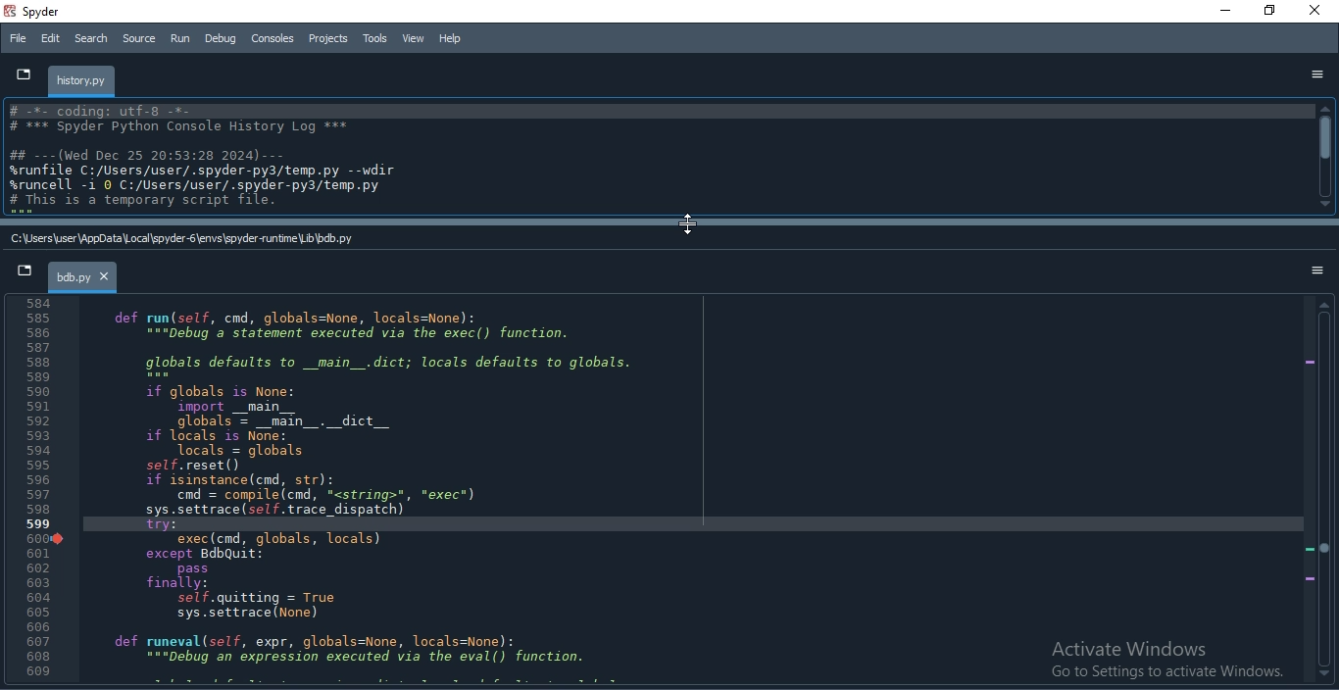 The height and width of the screenshot is (690, 1339). Describe the element at coordinates (449, 37) in the screenshot. I see `Help` at that location.